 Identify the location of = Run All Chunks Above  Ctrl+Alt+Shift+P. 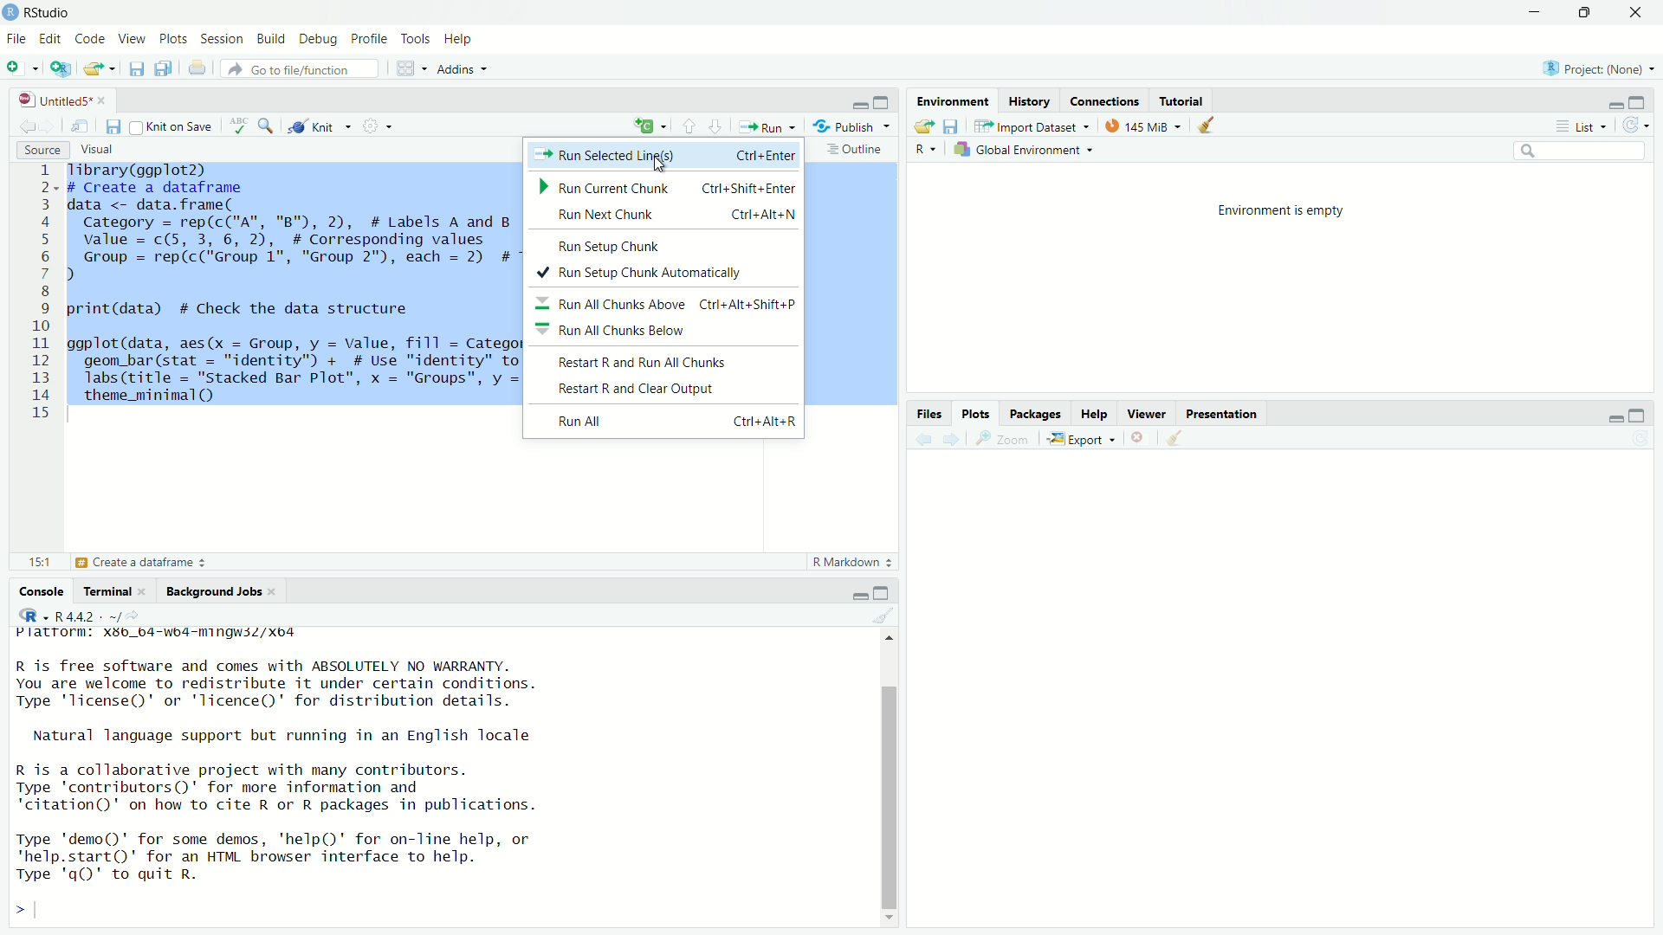
(667, 304).